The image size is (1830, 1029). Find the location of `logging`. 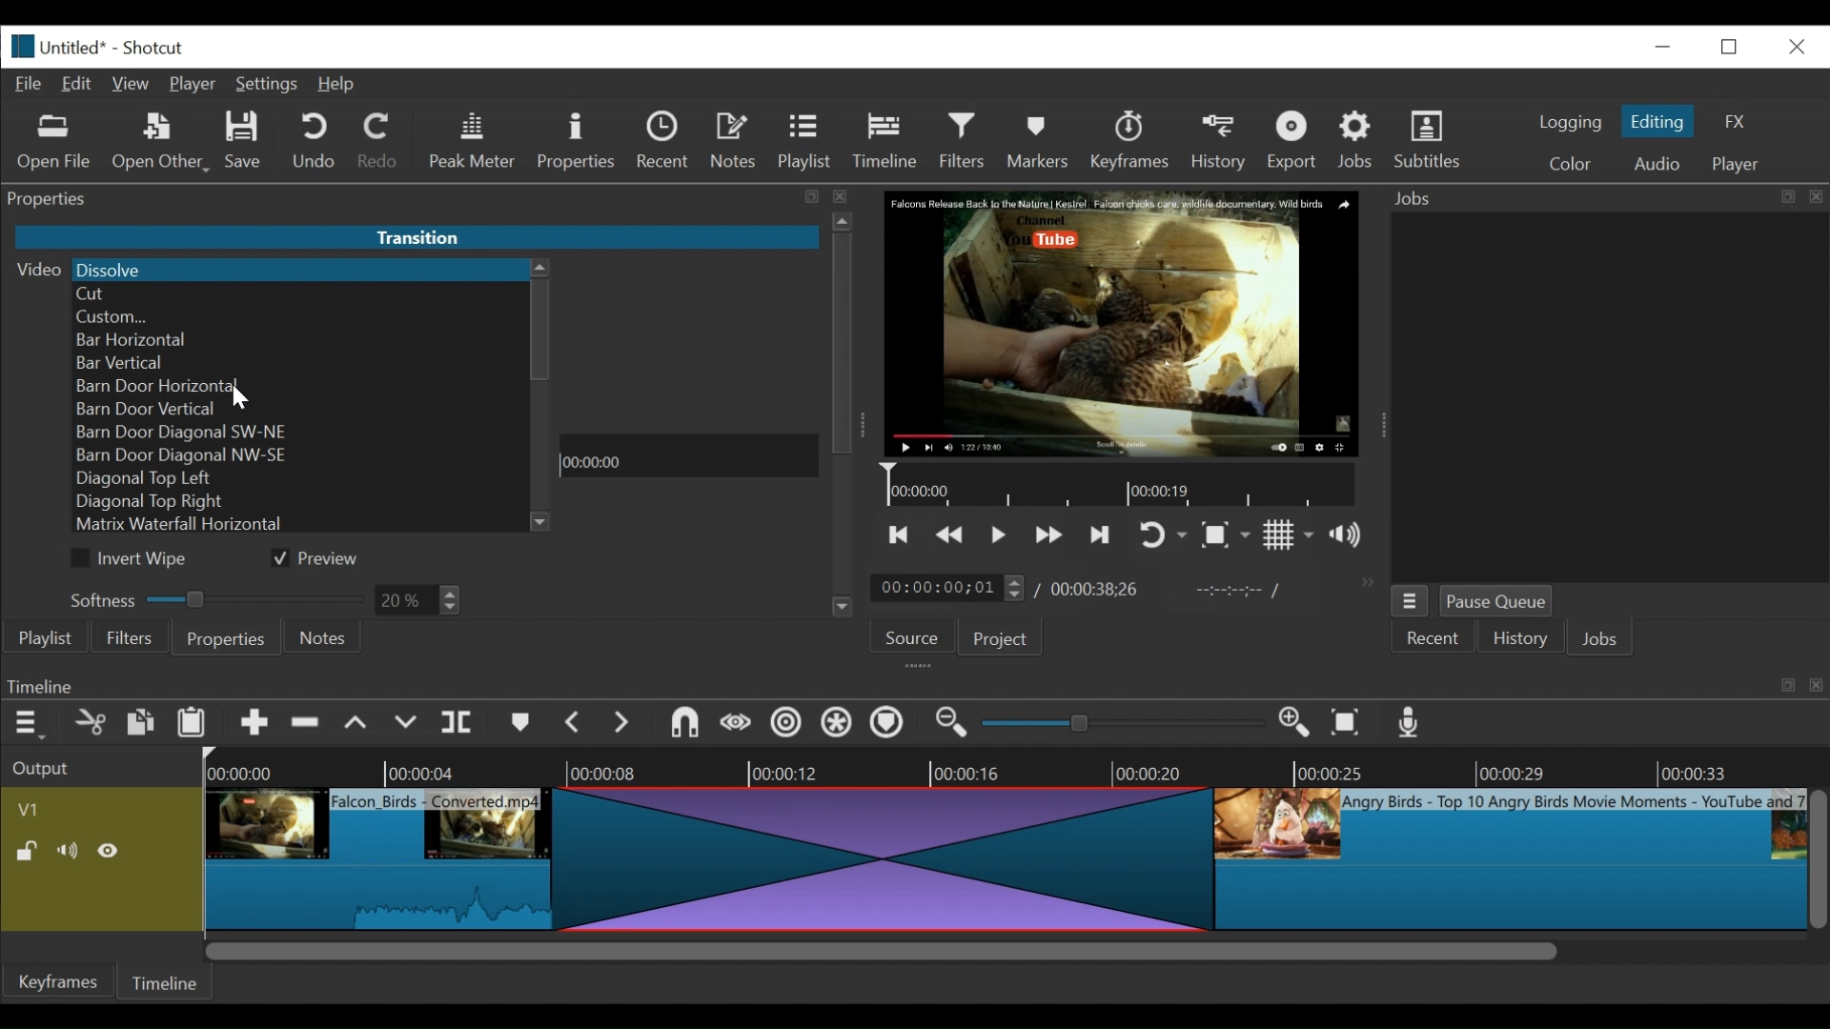

logging is located at coordinates (1569, 122).